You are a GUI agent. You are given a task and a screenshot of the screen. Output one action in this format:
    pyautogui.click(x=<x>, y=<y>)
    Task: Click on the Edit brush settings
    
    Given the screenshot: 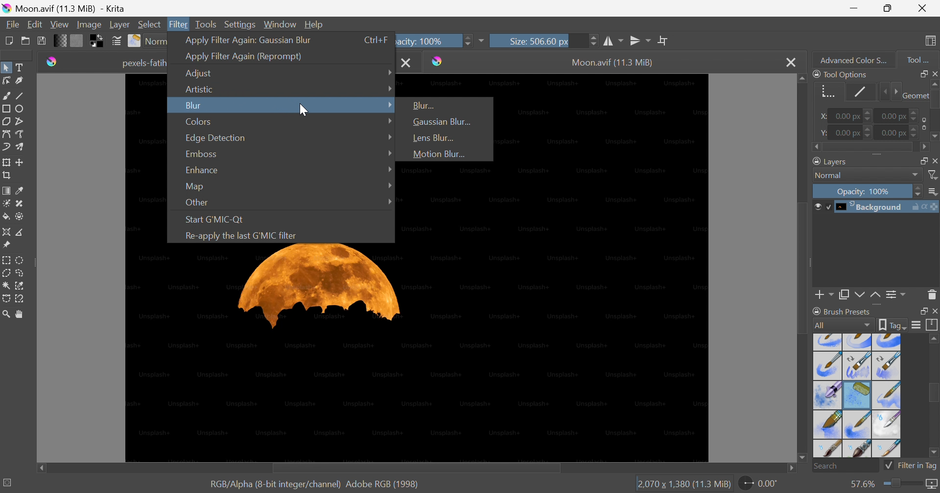 What is the action you would take?
    pyautogui.click(x=115, y=40)
    